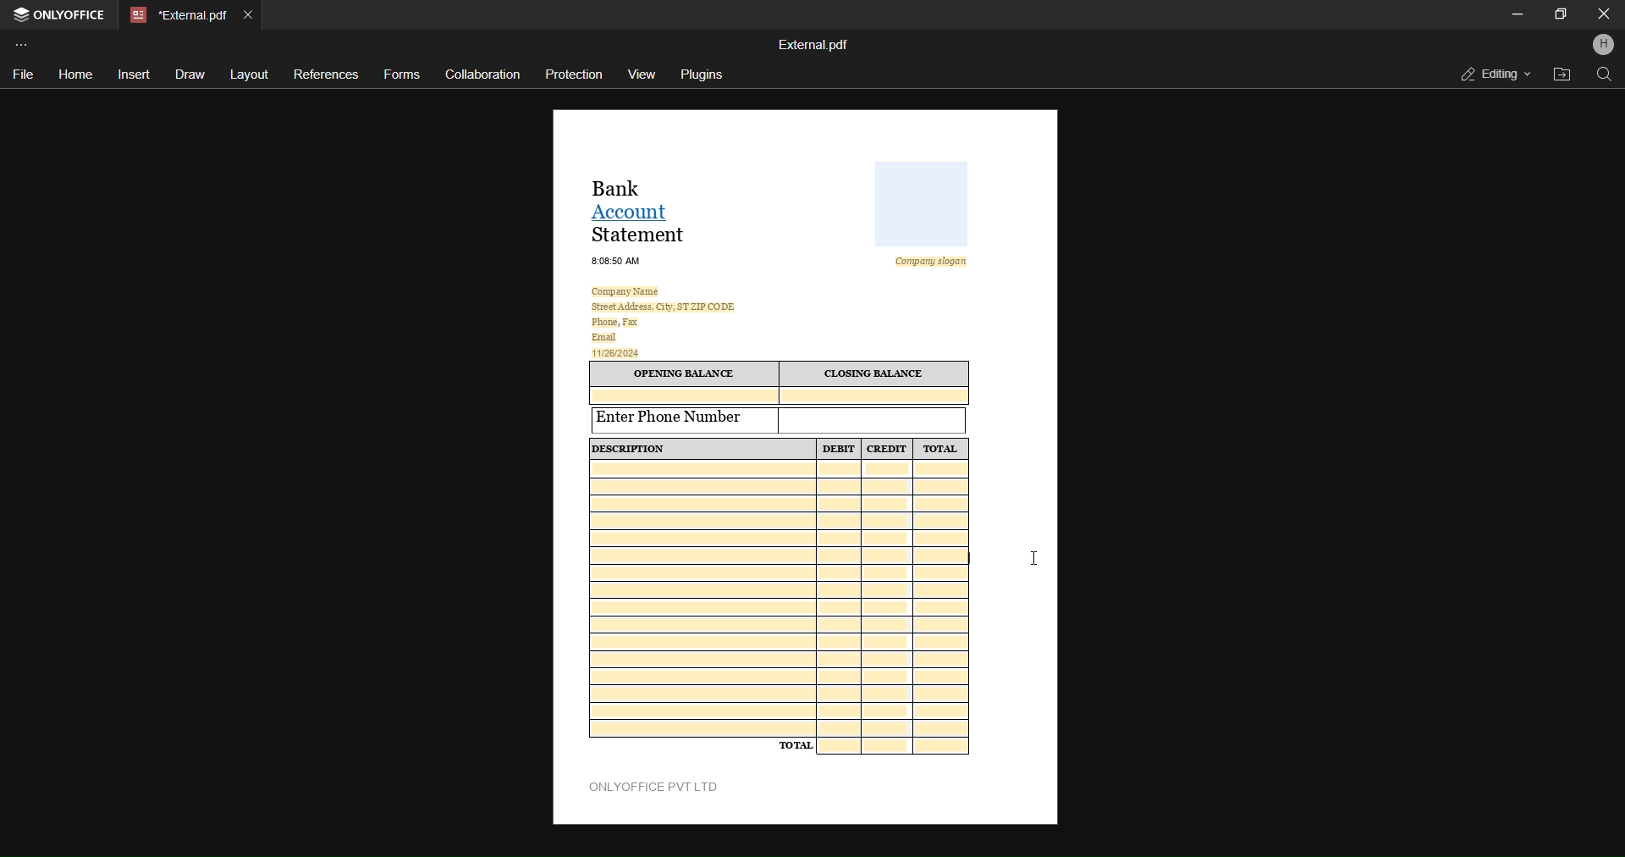 Image resolution: width=1625 pixels, height=857 pixels. What do you see at coordinates (133, 74) in the screenshot?
I see `insert` at bounding box center [133, 74].